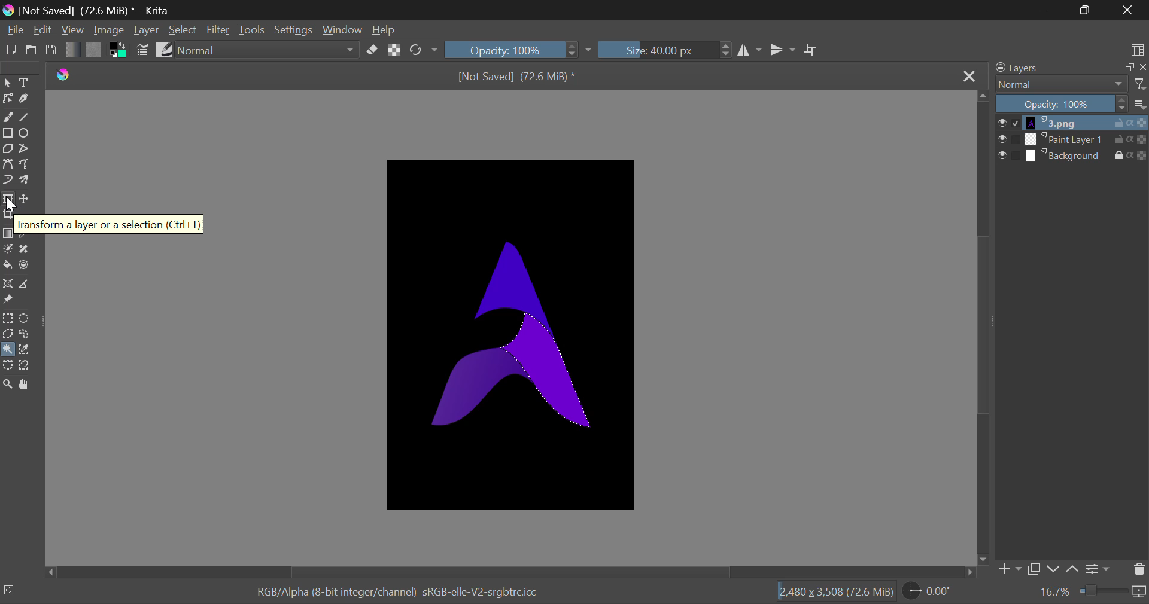 Image resolution: width=1149 pixels, height=604 pixels. I want to click on Crop, so click(813, 51).